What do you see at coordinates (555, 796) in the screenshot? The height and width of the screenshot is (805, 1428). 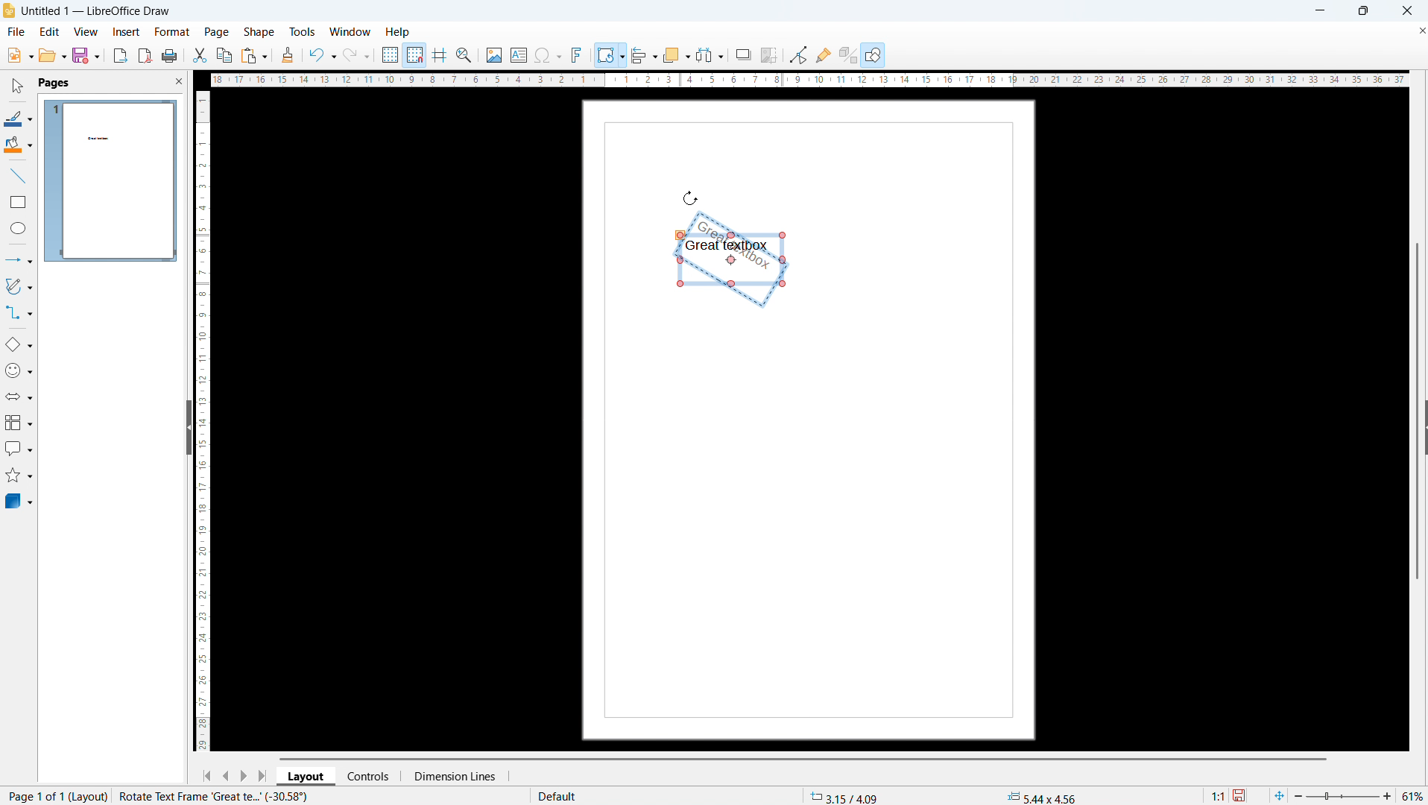 I see `default page style` at bounding box center [555, 796].